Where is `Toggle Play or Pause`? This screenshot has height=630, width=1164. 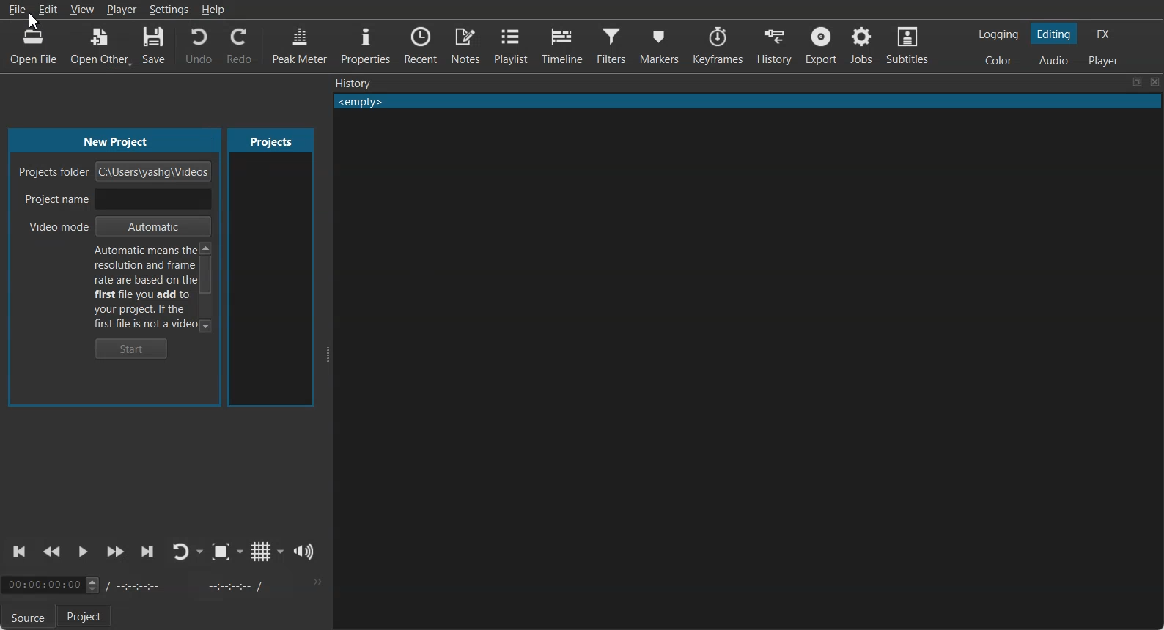 Toggle Play or Pause is located at coordinates (81, 553).